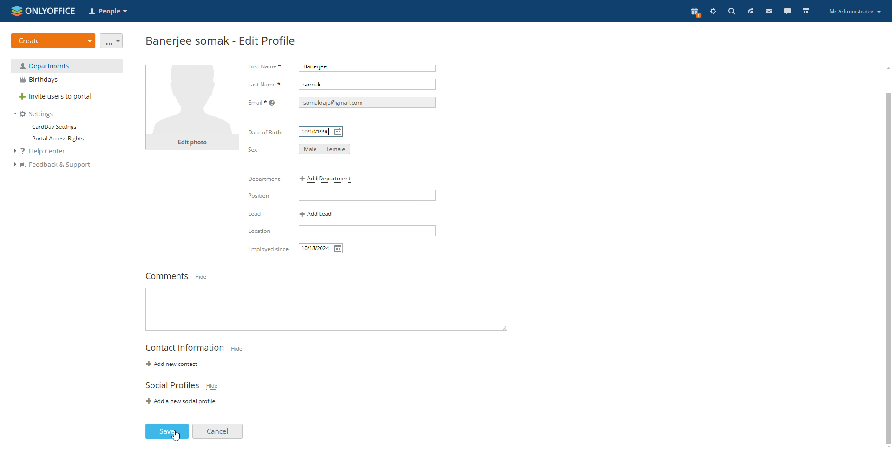  Describe the element at coordinates (192, 166) in the screenshot. I see `edit photo` at that location.